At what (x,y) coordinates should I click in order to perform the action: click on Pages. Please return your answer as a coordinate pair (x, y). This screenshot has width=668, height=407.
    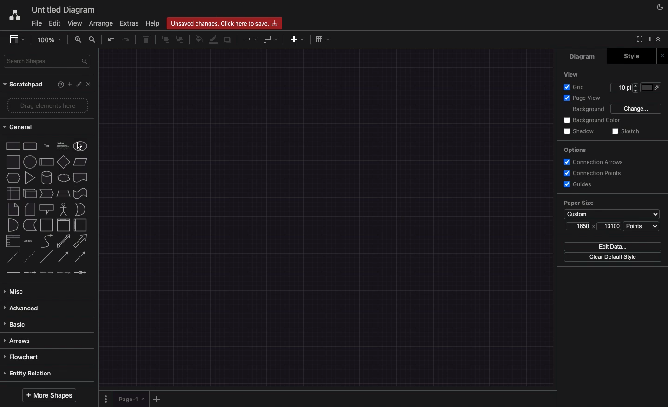
    Looking at the image, I should click on (104, 399).